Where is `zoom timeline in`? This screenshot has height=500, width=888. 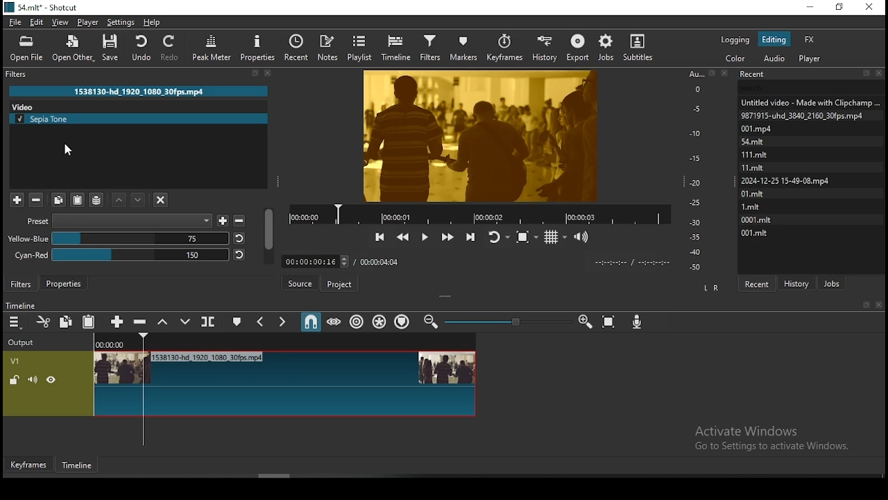
zoom timeline in is located at coordinates (432, 321).